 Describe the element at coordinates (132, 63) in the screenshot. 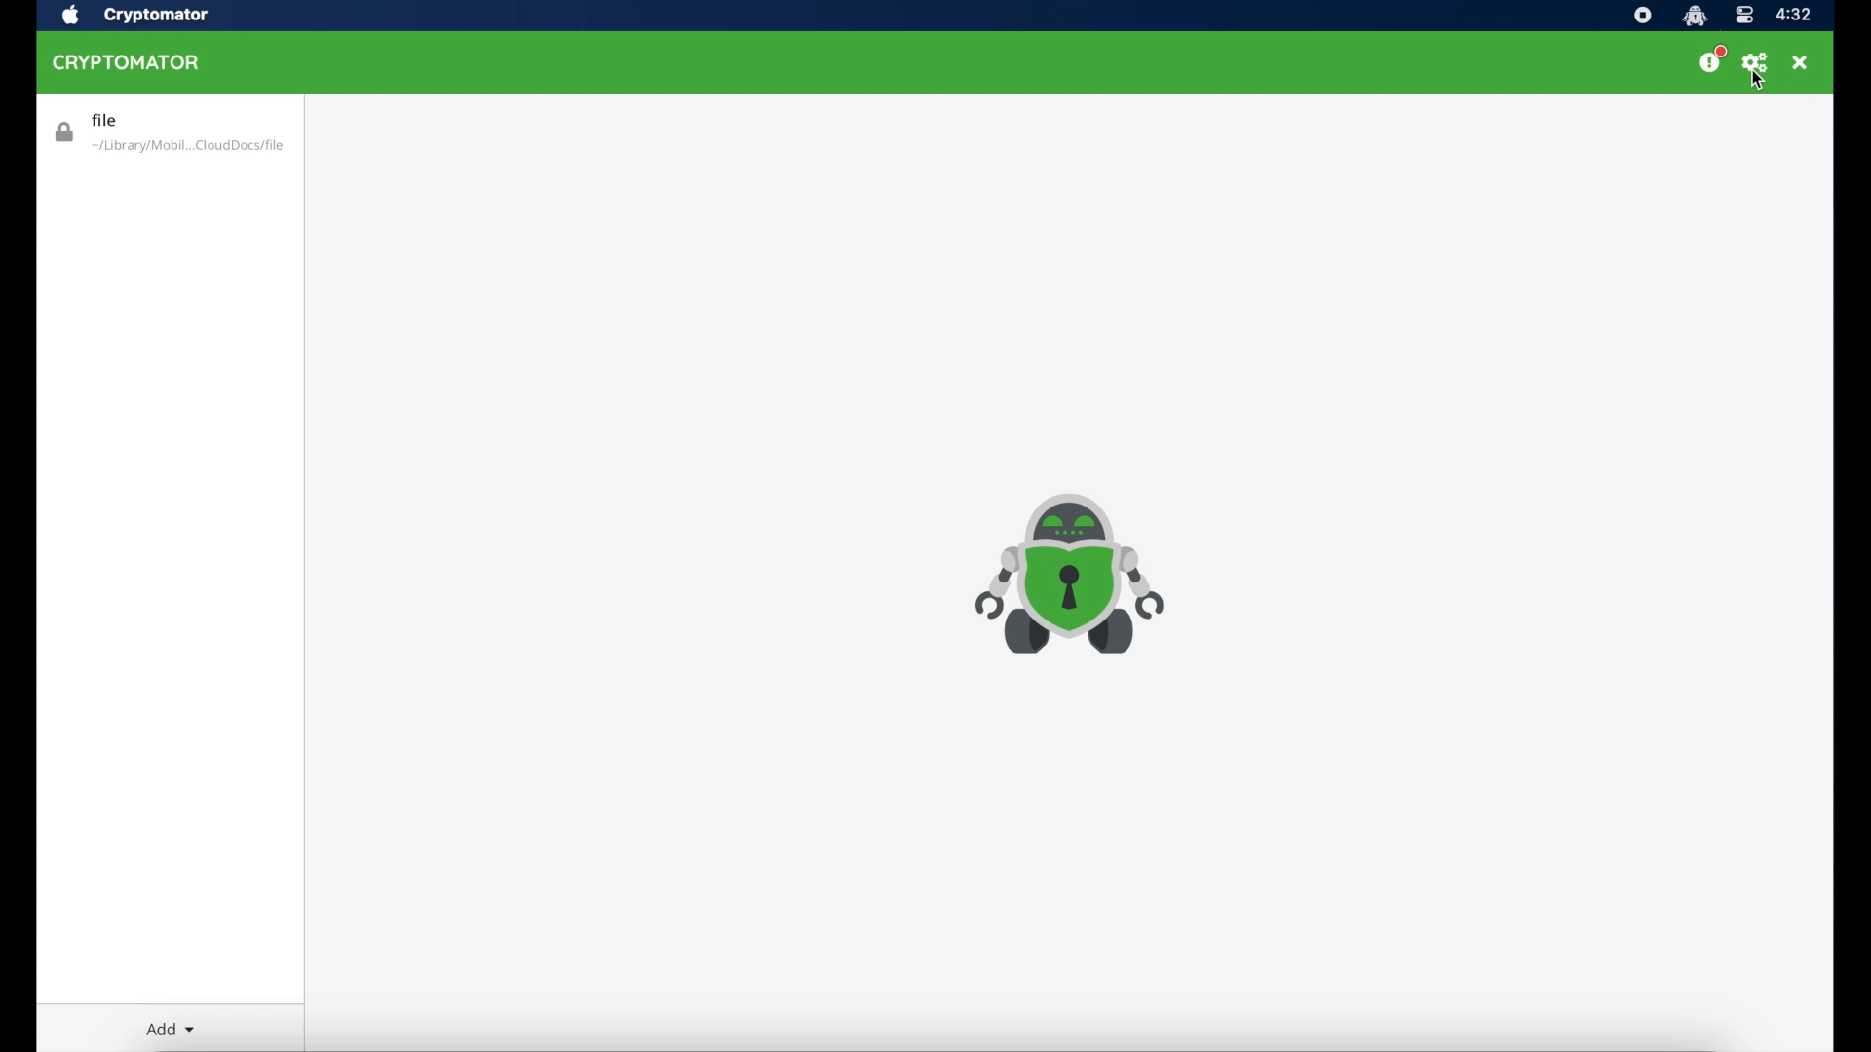

I see `cryptomator` at that location.